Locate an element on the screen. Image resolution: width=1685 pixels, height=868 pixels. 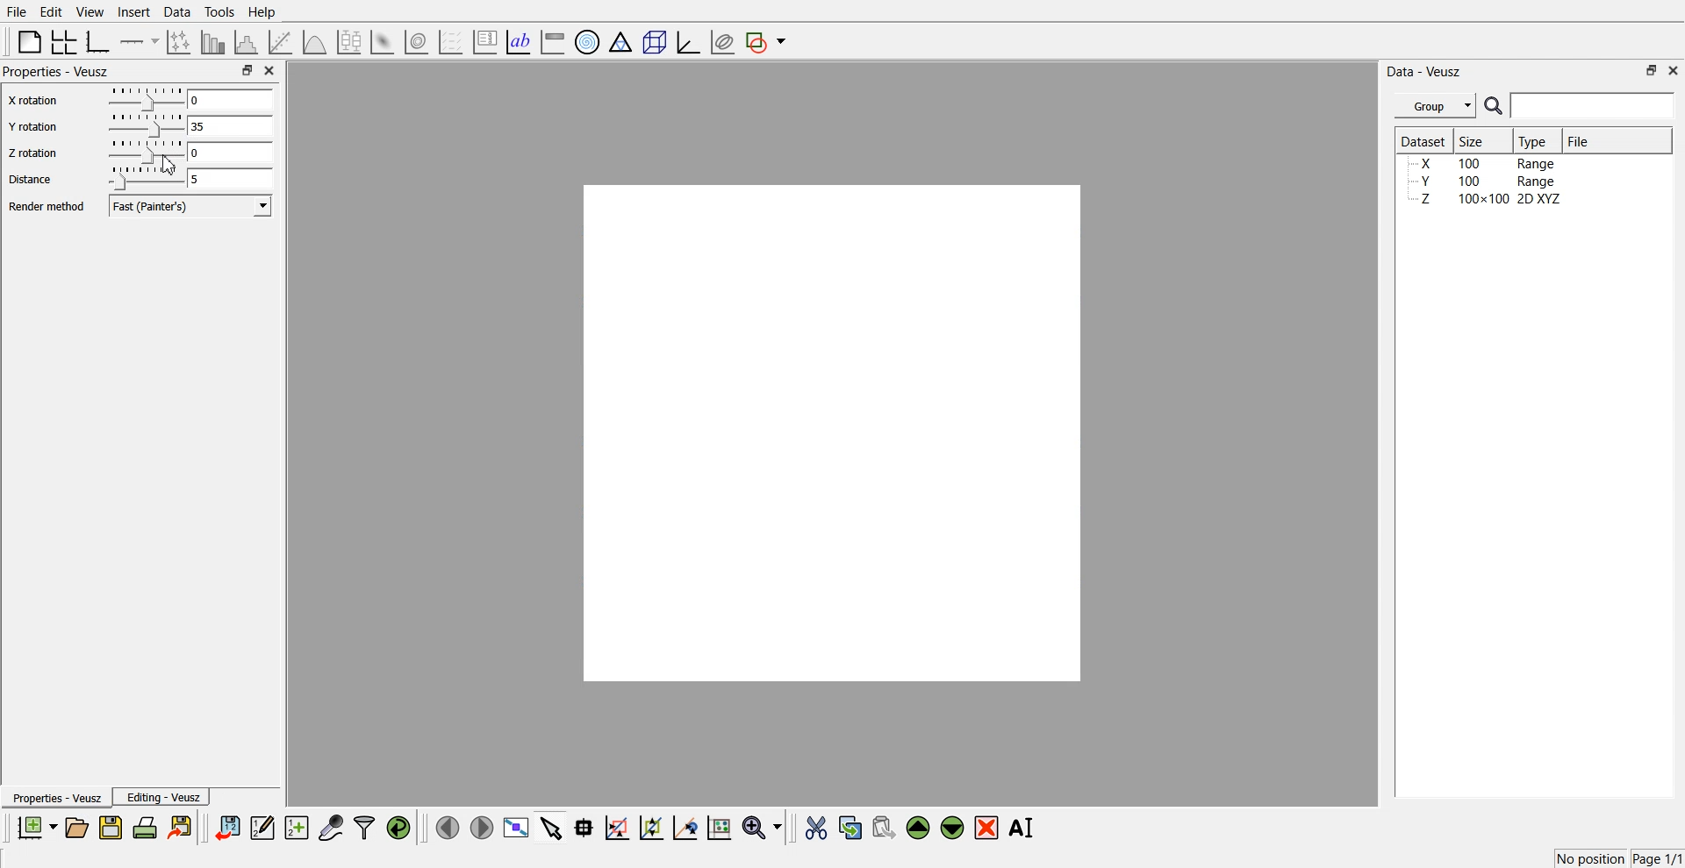
3D Volume is located at coordinates (416, 42).